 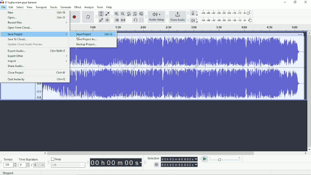 What do you see at coordinates (37, 61) in the screenshot?
I see `Import` at bounding box center [37, 61].